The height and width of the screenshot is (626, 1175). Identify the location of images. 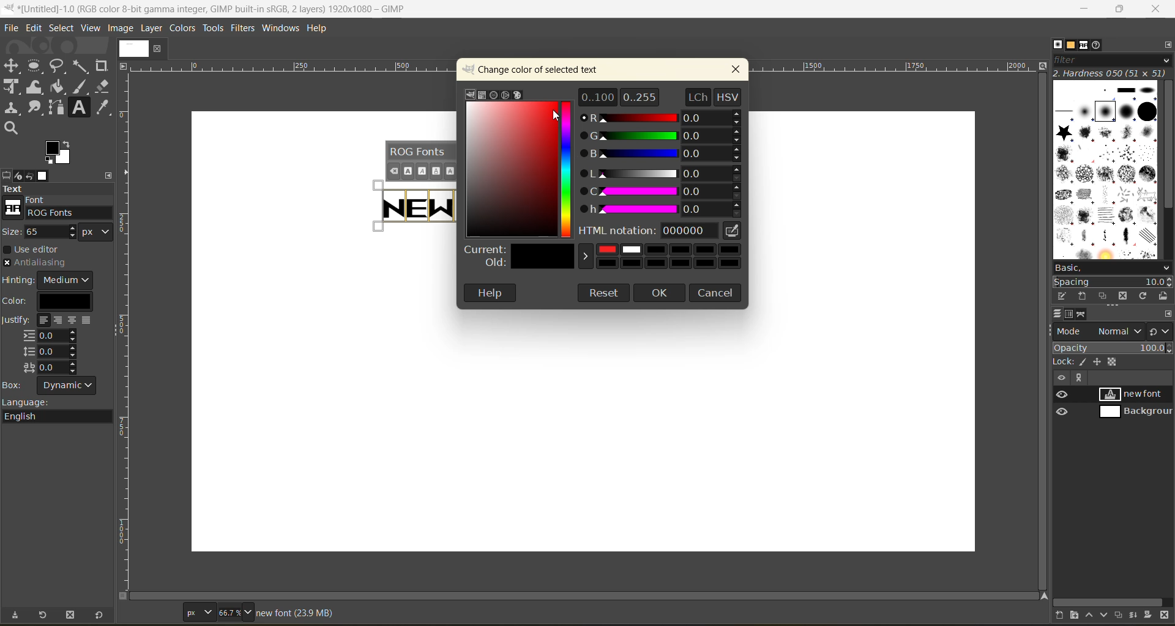
(45, 175).